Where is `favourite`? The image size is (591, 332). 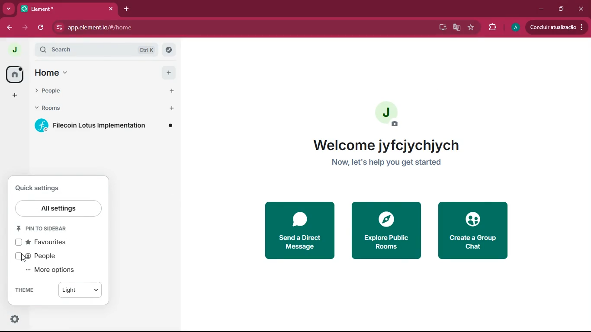
favourite is located at coordinates (470, 27).